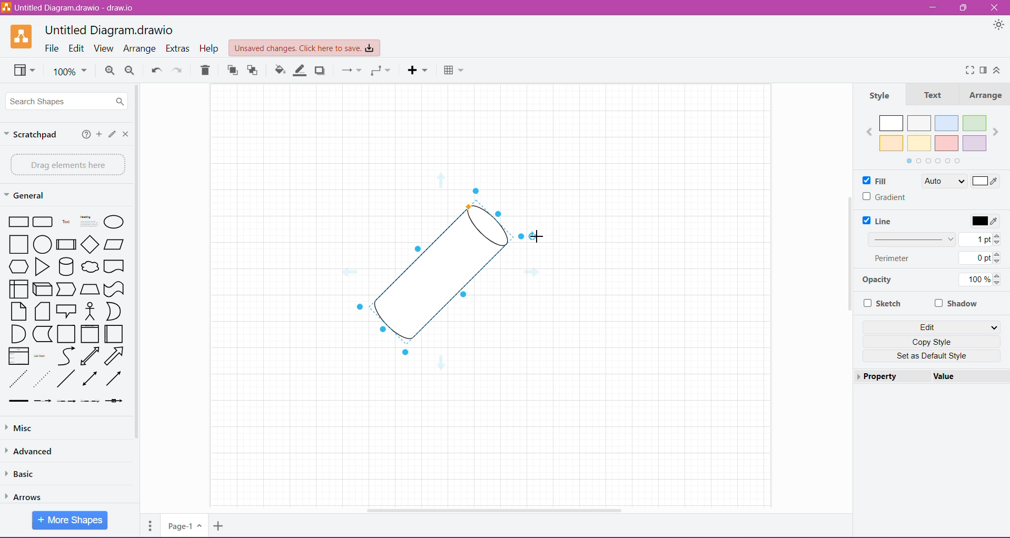  I want to click on Fill Color, so click(278, 72).